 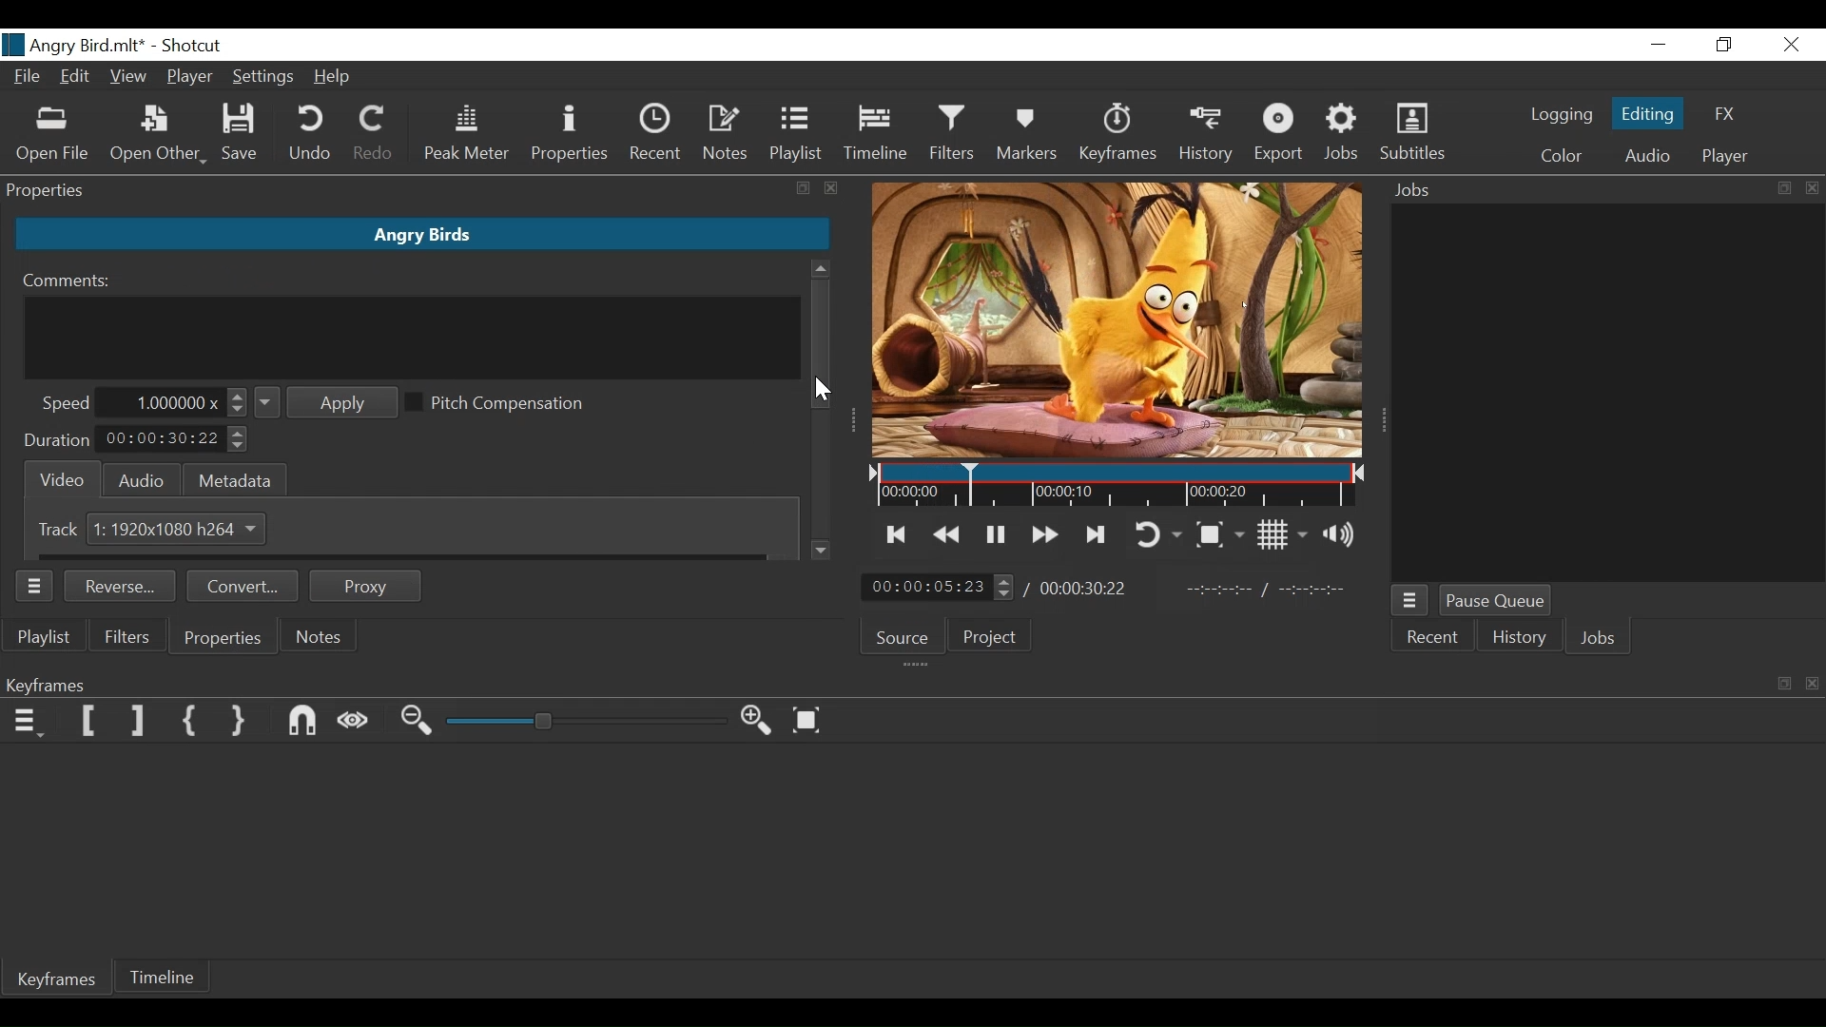 I want to click on Pause Queue, so click(x=1496, y=601).